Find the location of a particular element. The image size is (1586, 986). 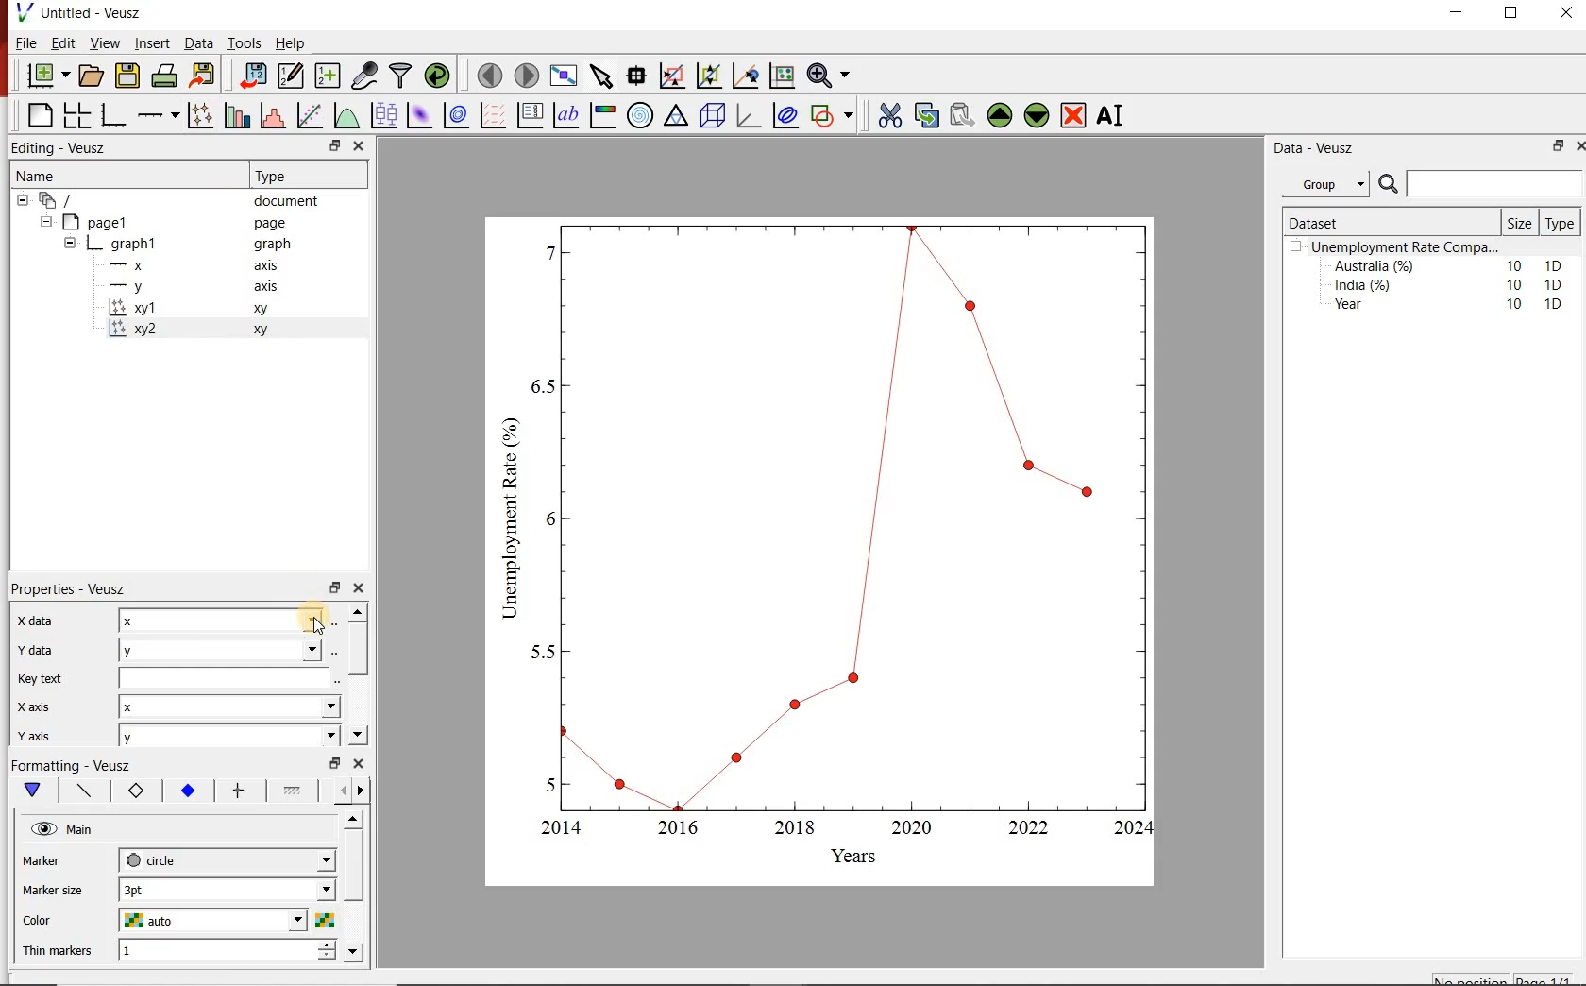

1 is located at coordinates (211, 951).